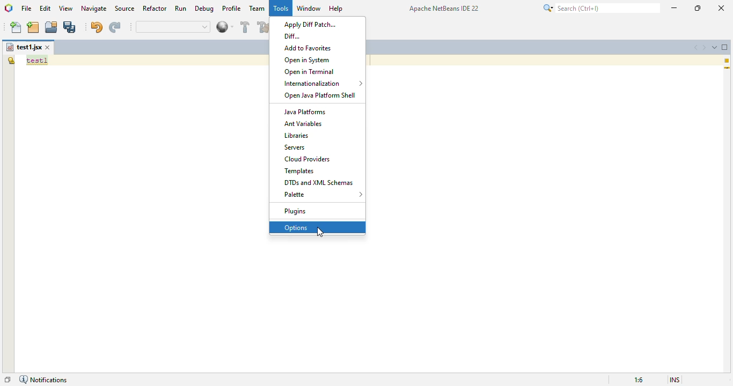 The height and width of the screenshot is (386, 733). Describe the element at coordinates (336, 9) in the screenshot. I see `help` at that location.